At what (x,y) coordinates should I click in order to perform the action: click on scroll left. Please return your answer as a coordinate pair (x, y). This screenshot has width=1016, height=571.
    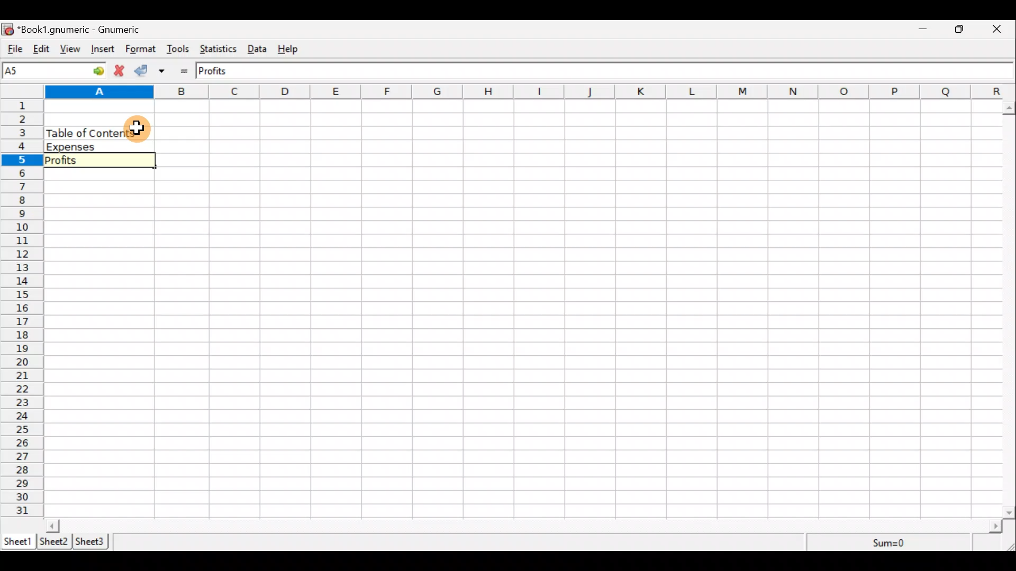
    Looking at the image, I should click on (52, 526).